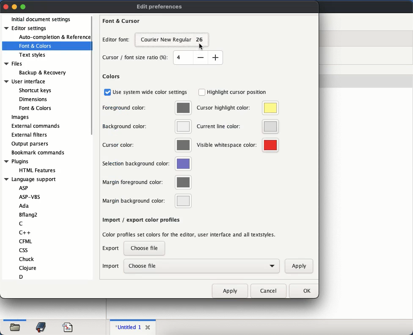 The width and height of the screenshot is (413, 335). What do you see at coordinates (22, 276) in the screenshot?
I see `D` at bounding box center [22, 276].